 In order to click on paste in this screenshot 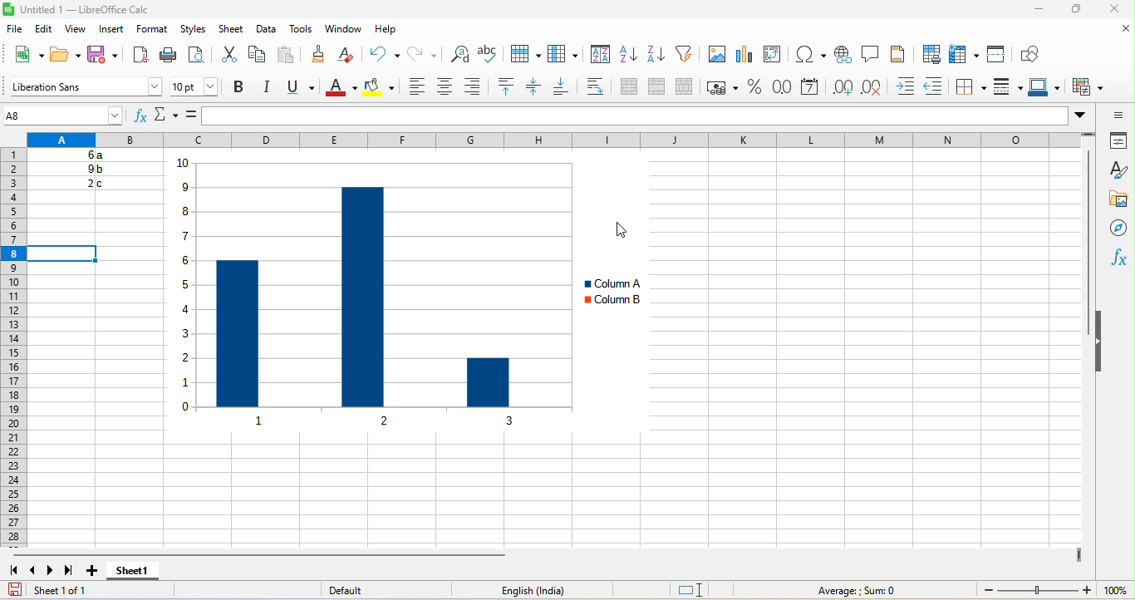, I will do `click(289, 57)`.